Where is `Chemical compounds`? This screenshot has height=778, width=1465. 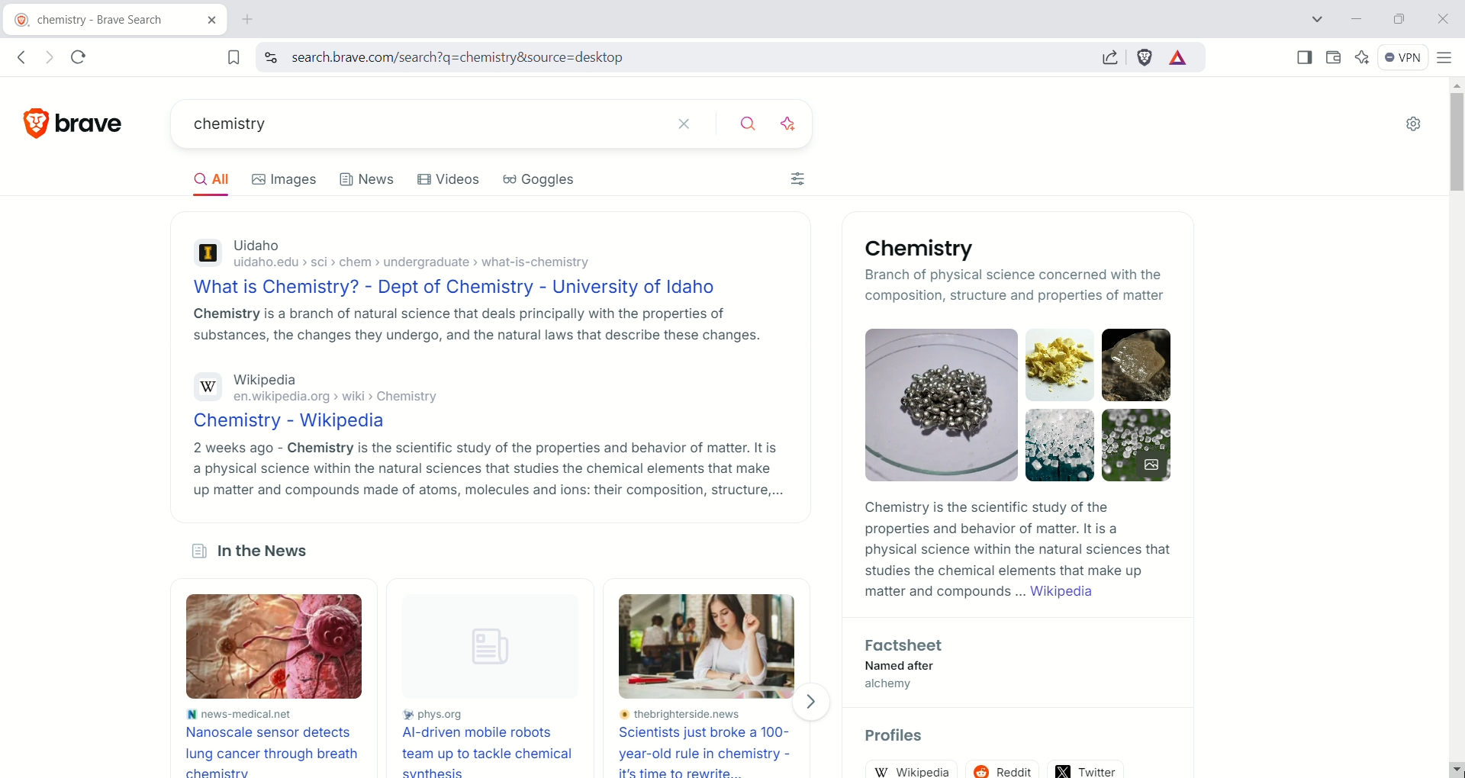
Chemical compounds is located at coordinates (1022, 404).